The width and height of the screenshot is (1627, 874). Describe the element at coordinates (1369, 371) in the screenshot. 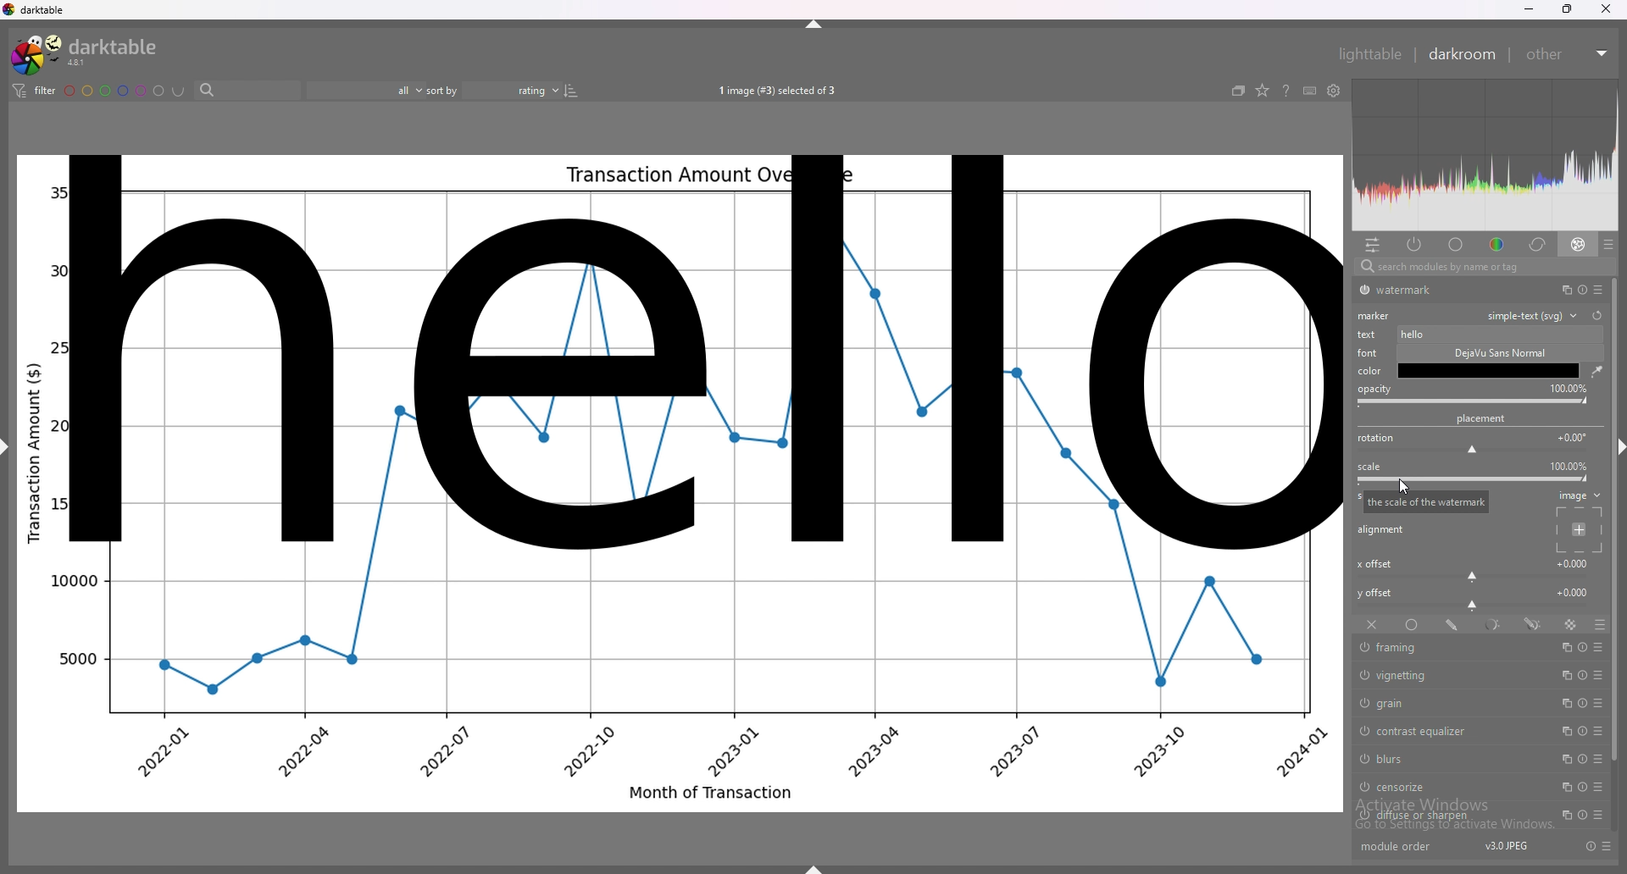

I see `color` at that location.